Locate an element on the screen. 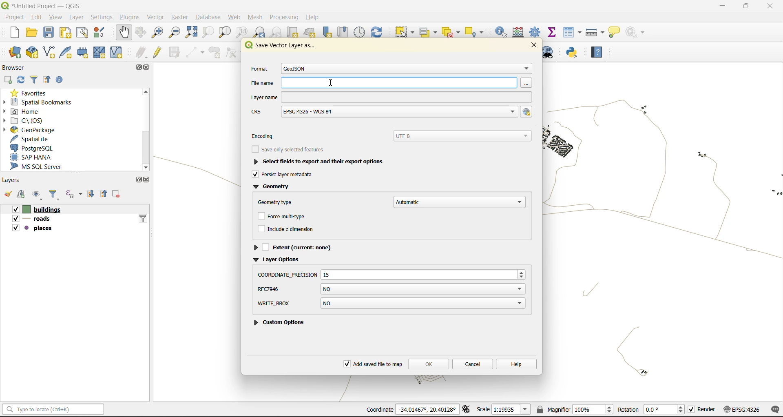  style manager is located at coordinates (100, 33).